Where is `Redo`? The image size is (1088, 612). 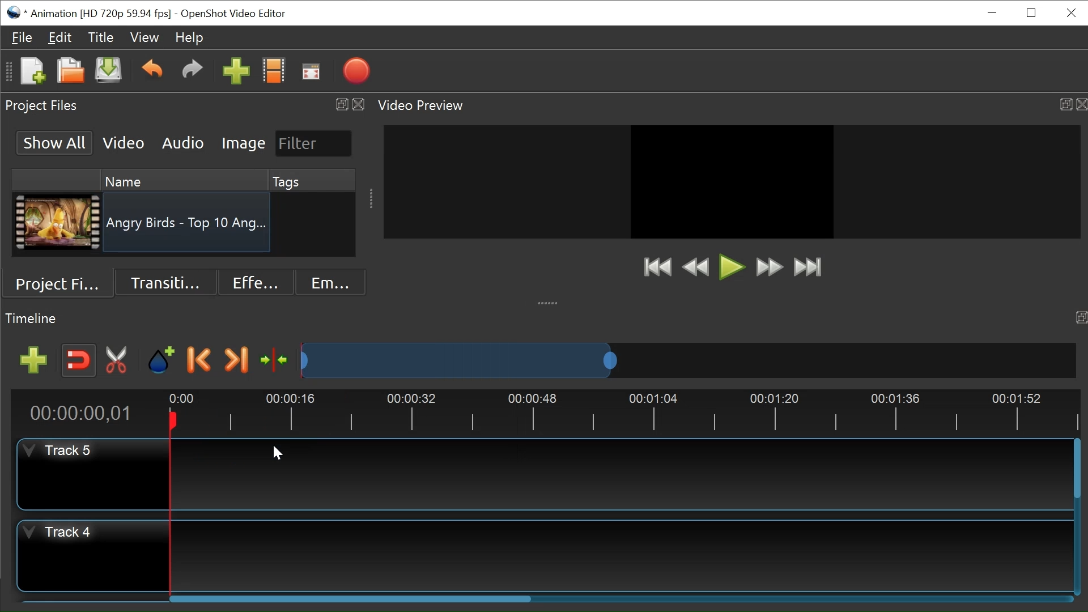
Redo is located at coordinates (192, 73).